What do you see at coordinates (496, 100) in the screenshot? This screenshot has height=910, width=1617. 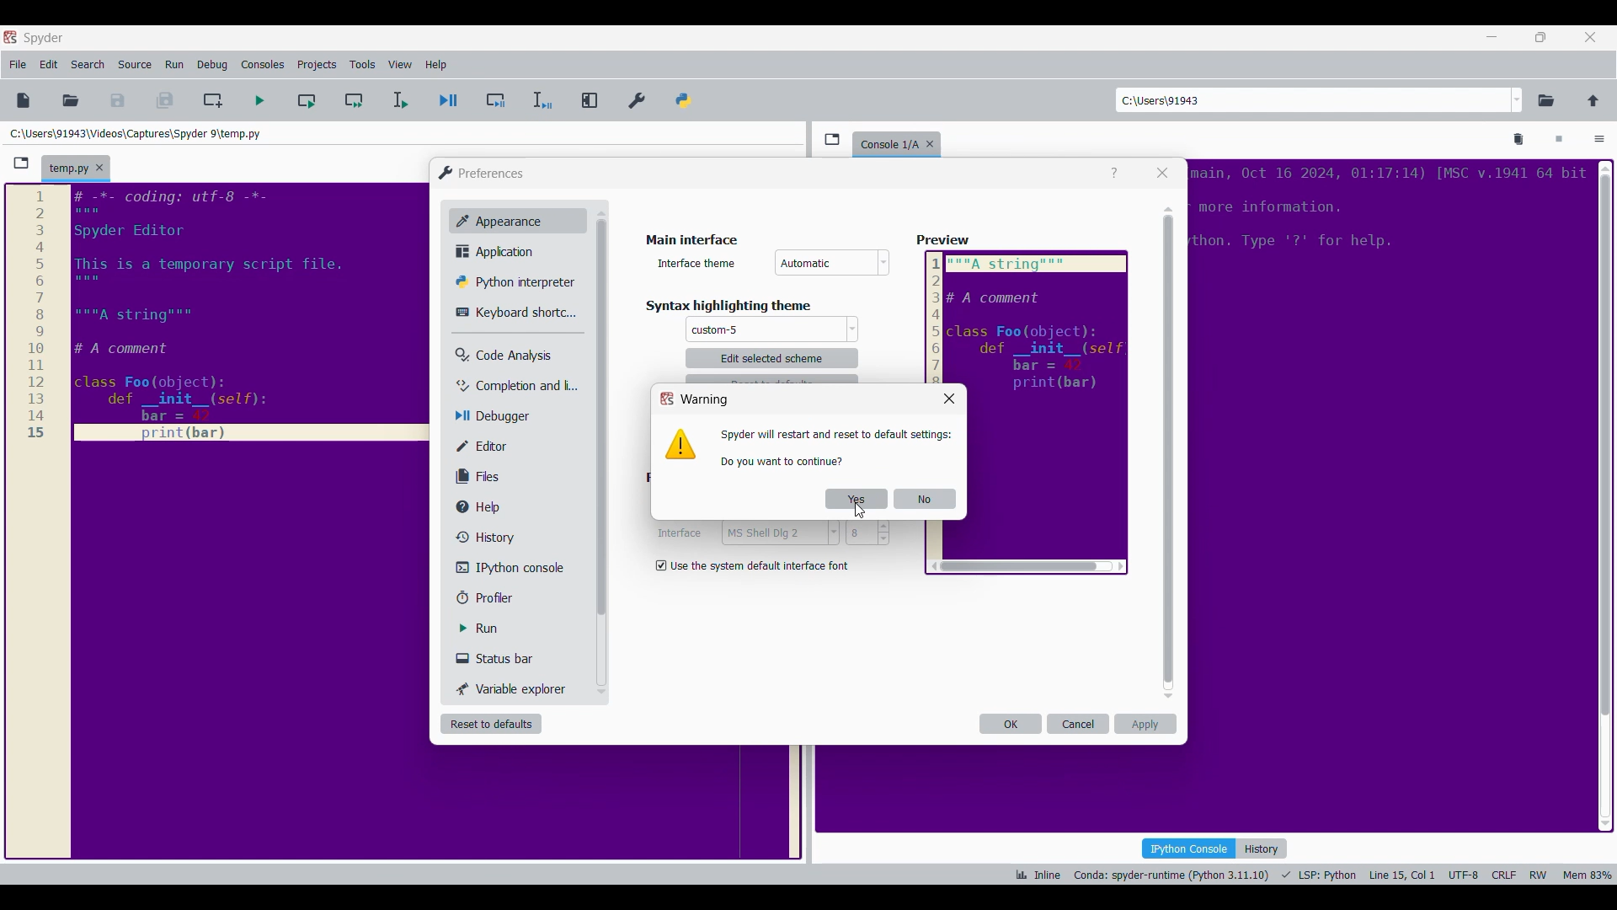 I see `Debug cell` at bounding box center [496, 100].